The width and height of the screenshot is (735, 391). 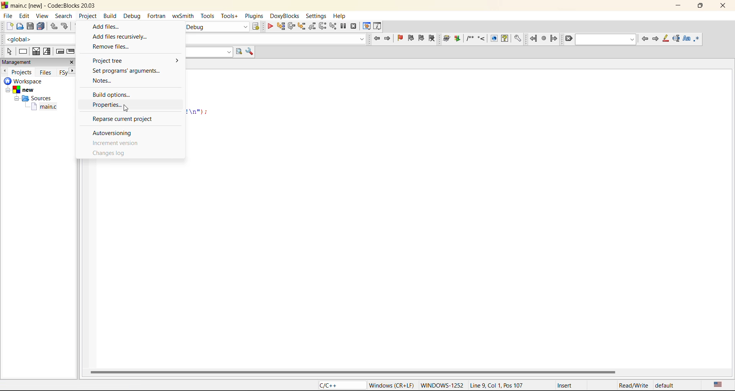 I want to click on debug, so click(x=269, y=26).